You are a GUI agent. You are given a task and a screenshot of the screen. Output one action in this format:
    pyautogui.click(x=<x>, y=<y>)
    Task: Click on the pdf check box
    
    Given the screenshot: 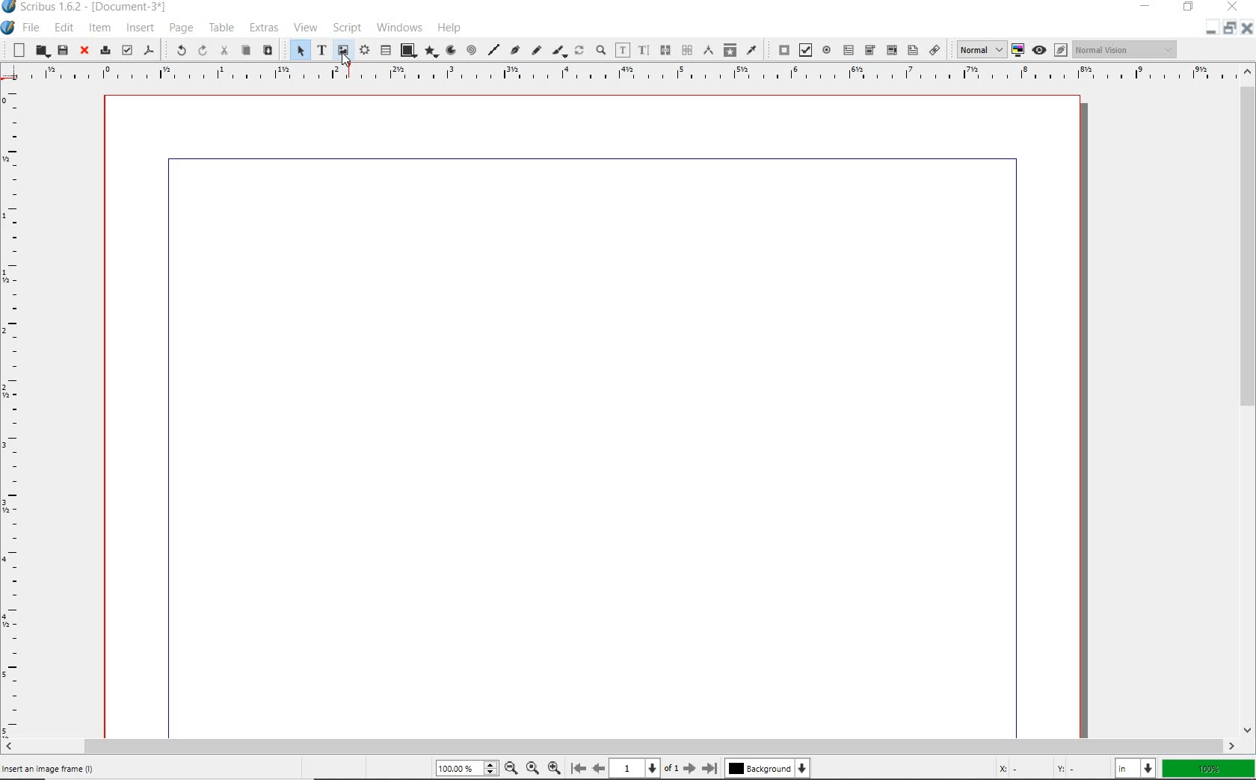 What is the action you would take?
    pyautogui.click(x=804, y=49)
    